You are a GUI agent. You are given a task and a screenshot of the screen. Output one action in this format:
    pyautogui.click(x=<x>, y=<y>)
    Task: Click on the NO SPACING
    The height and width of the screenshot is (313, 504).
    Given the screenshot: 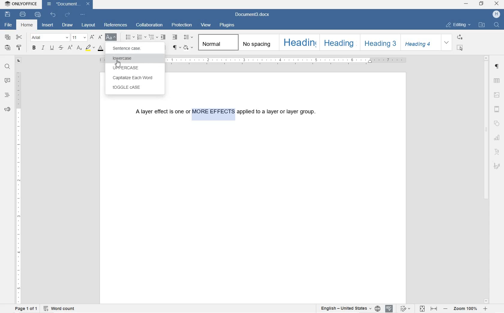 What is the action you would take?
    pyautogui.click(x=257, y=42)
    